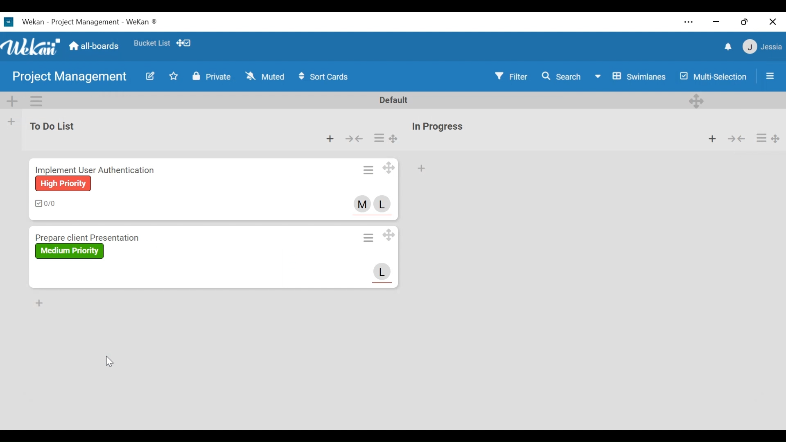  Describe the element at coordinates (151, 43) in the screenshot. I see `Favorites` at that location.